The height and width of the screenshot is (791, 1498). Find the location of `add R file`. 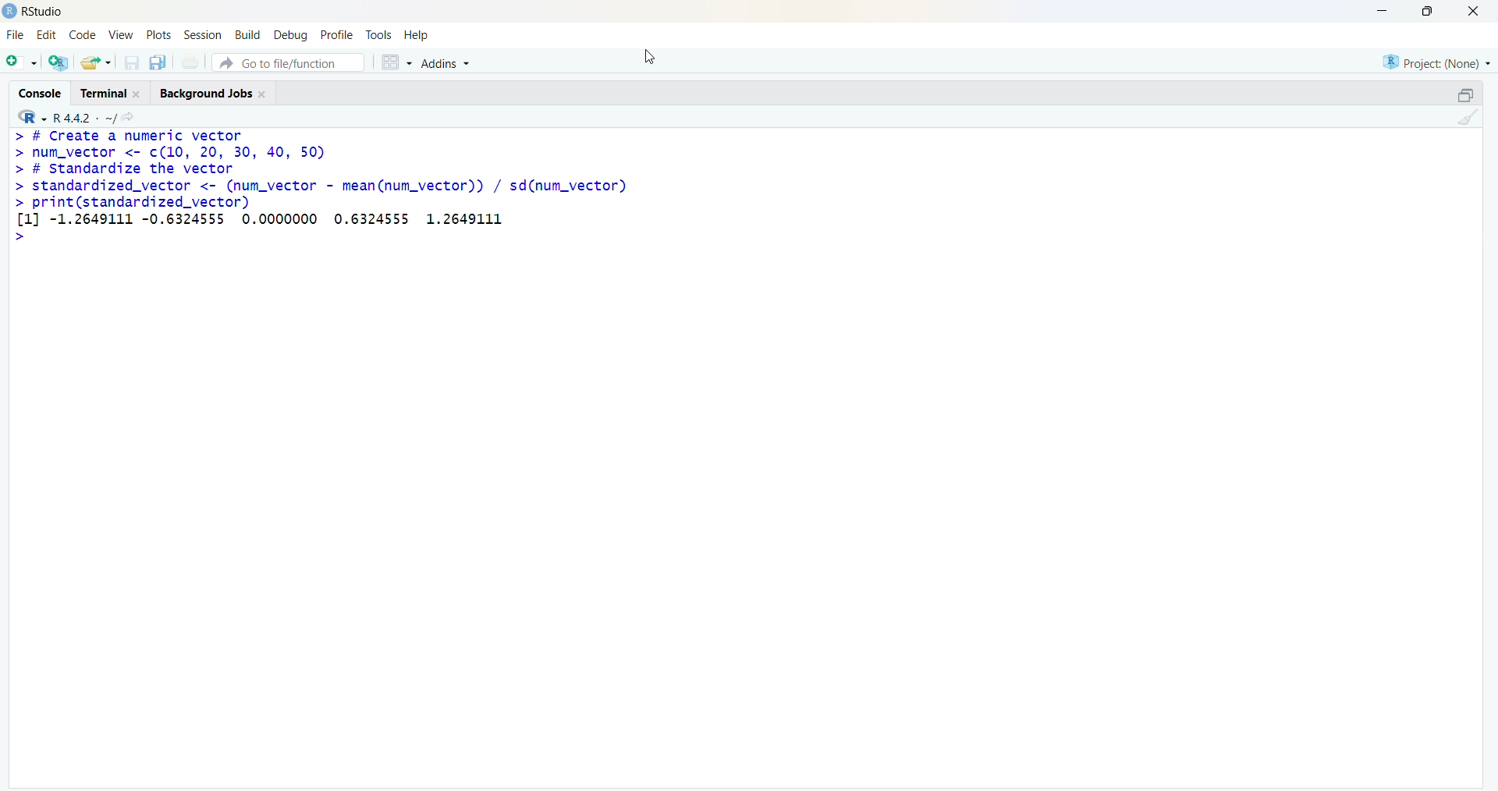

add R file is located at coordinates (59, 63).